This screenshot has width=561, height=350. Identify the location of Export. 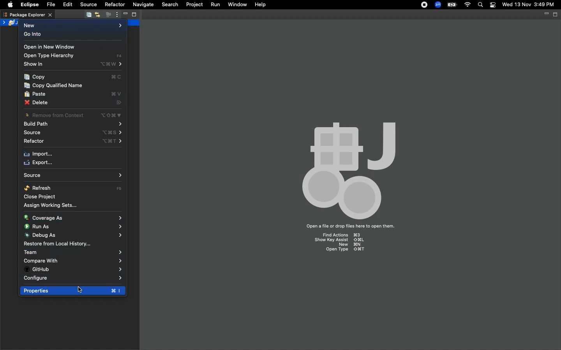
(42, 163).